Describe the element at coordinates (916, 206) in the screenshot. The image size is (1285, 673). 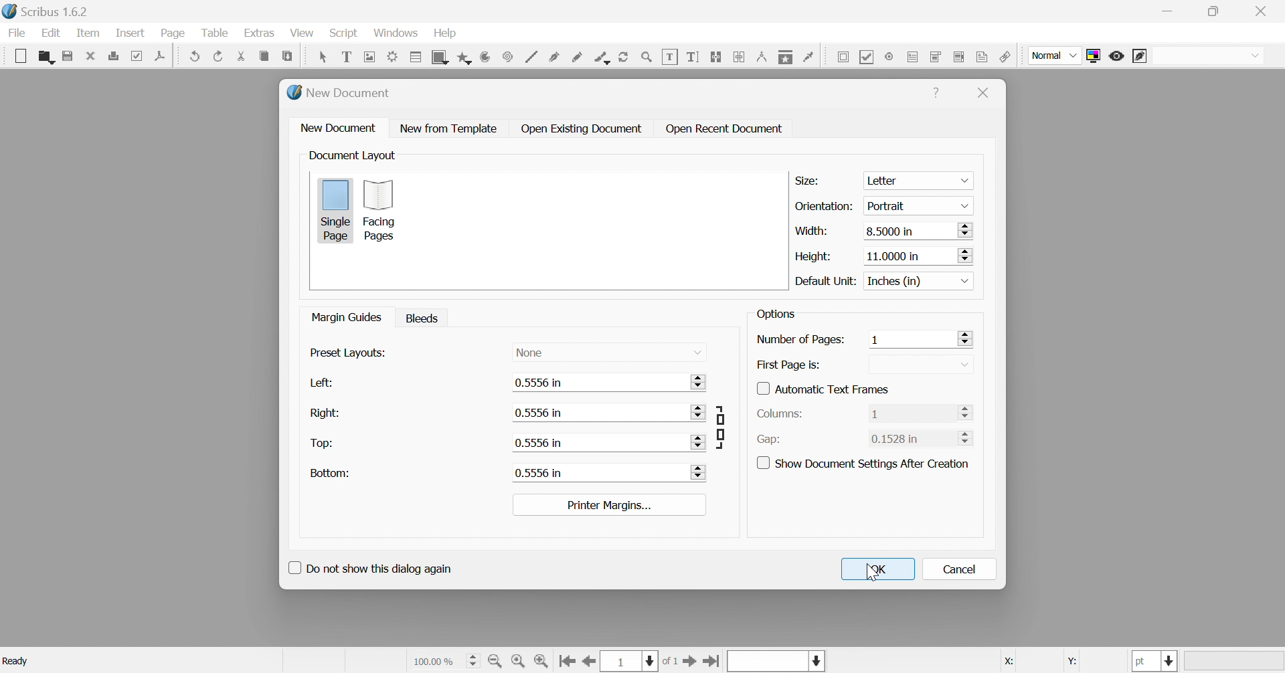
I see `portrait` at that location.